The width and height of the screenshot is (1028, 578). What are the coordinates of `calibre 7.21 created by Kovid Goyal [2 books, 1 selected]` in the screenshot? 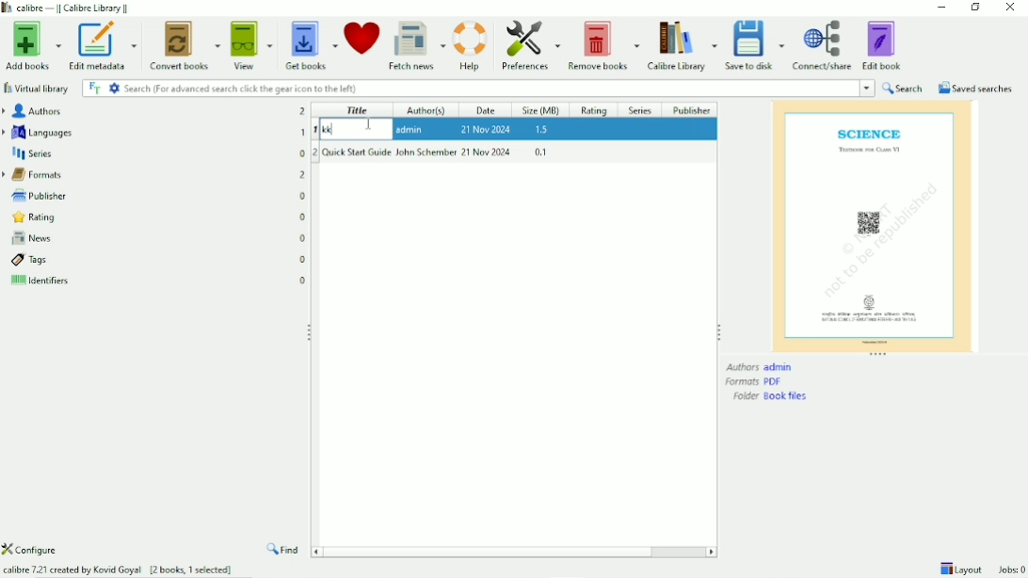 It's located at (119, 568).